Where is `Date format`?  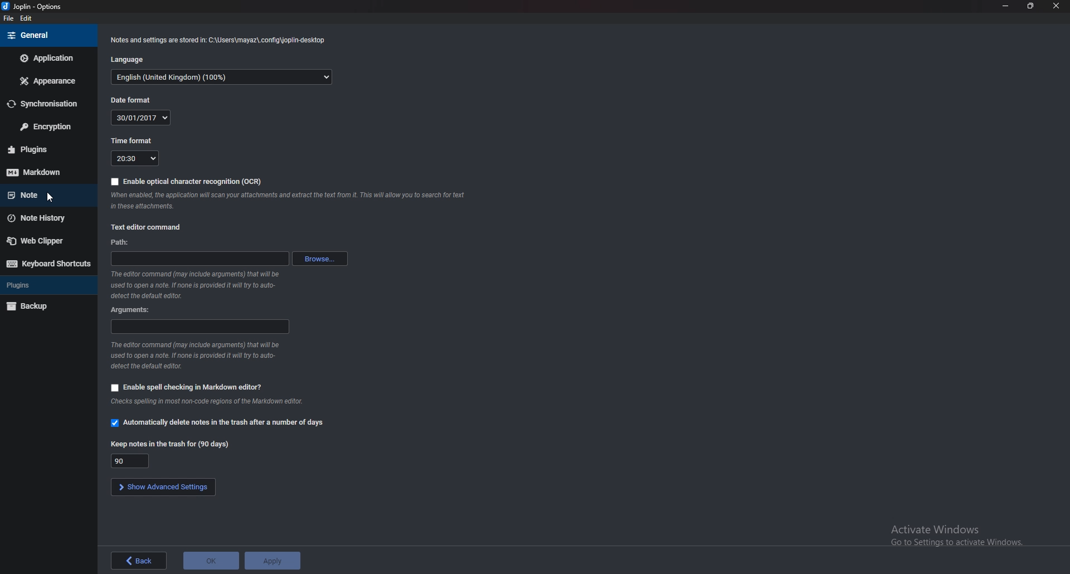
Date format is located at coordinates (133, 100).